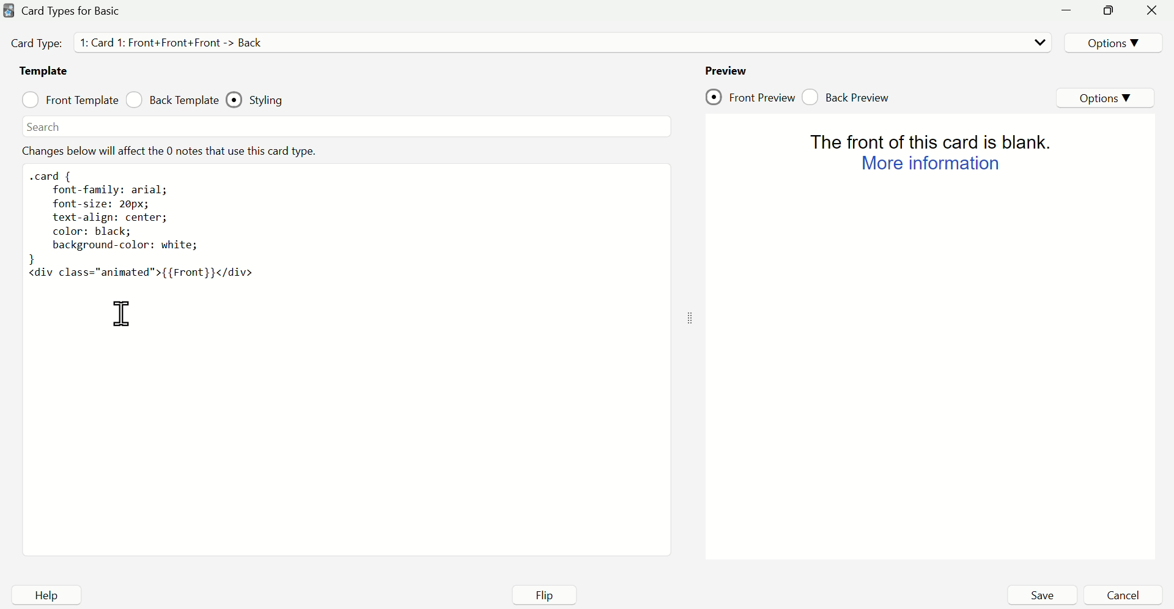 Image resolution: width=1174 pixels, height=609 pixels. I want to click on Flip, so click(601, 595).